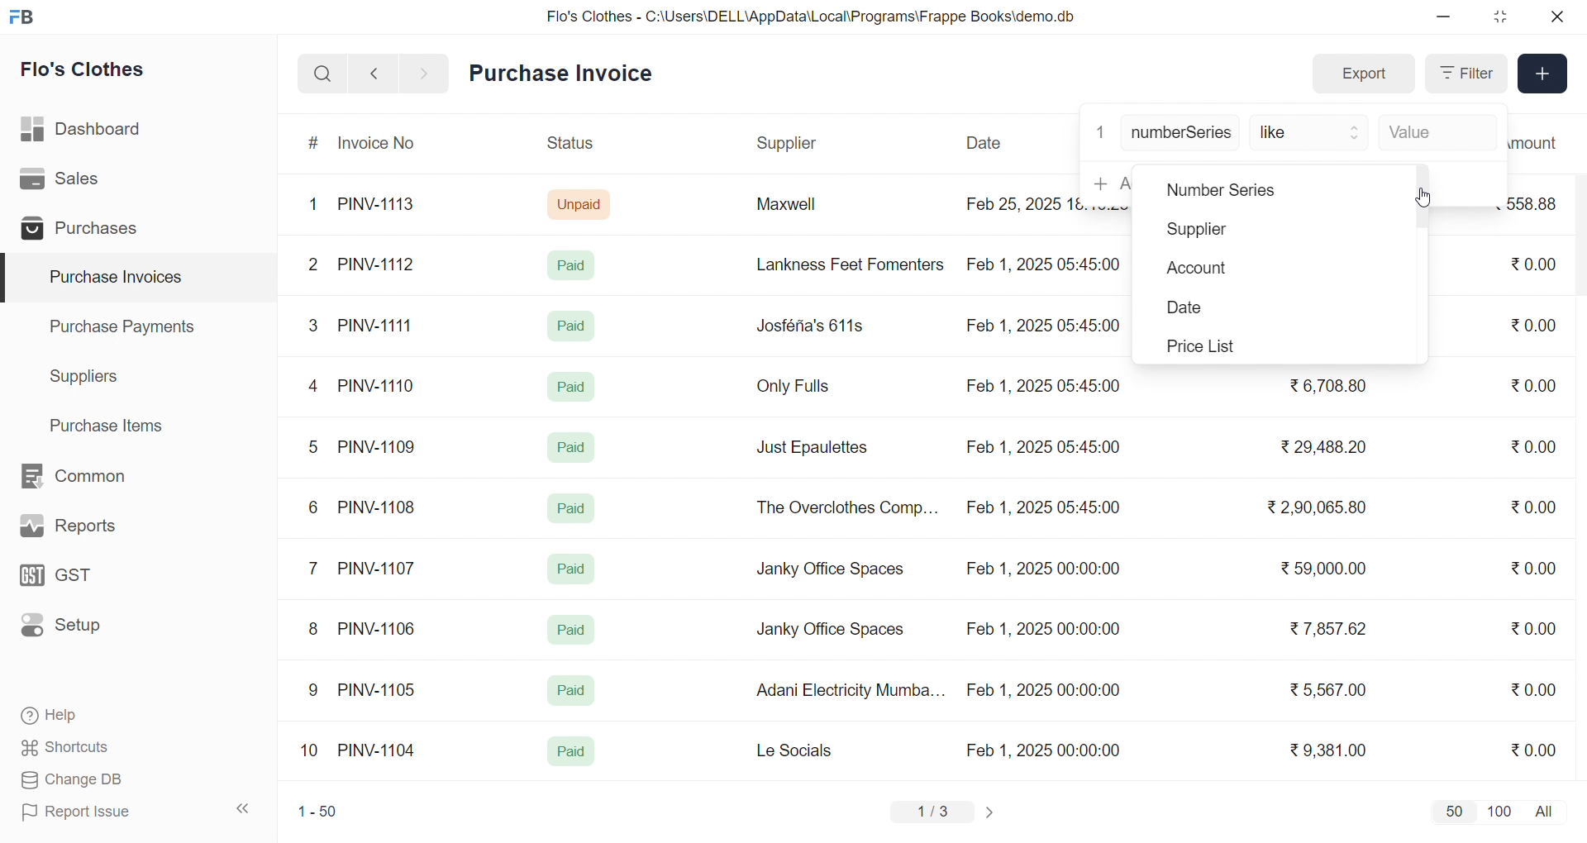  What do you see at coordinates (86, 580) in the screenshot?
I see `GST` at bounding box center [86, 580].